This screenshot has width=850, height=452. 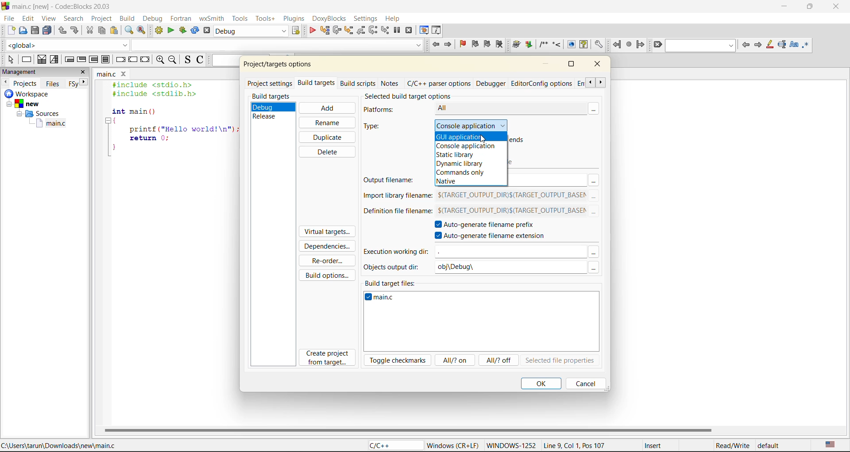 What do you see at coordinates (29, 71) in the screenshot?
I see `management` at bounding box center [29, 71].